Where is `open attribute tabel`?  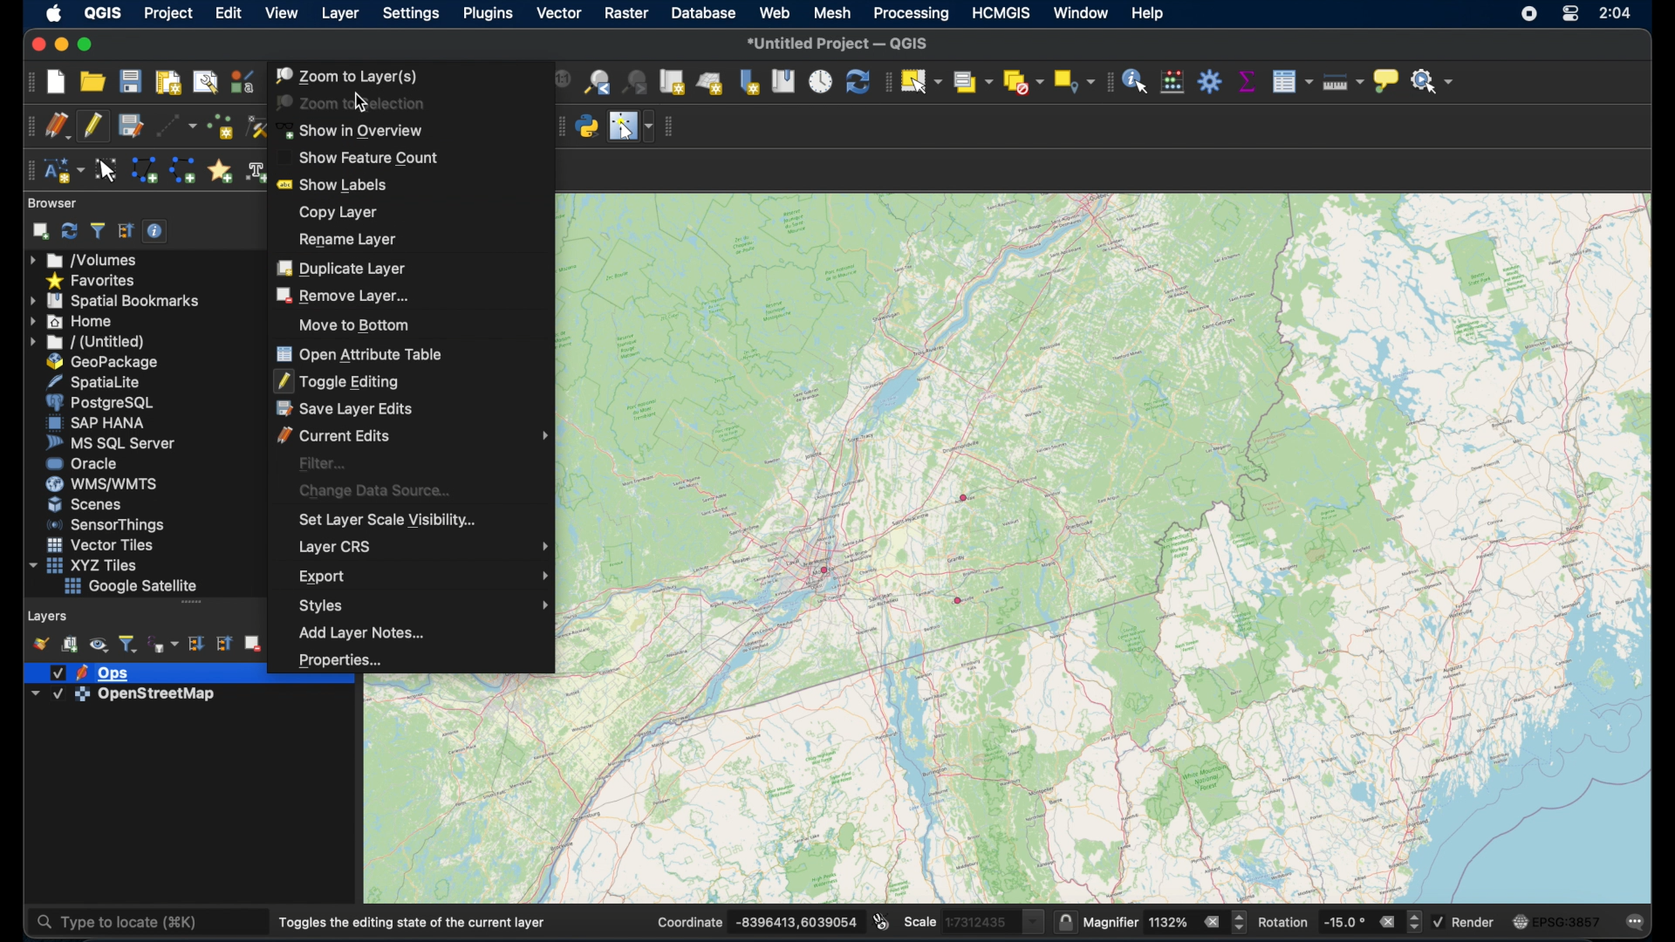 open attribute tabel is located at coordinates (359, 352).